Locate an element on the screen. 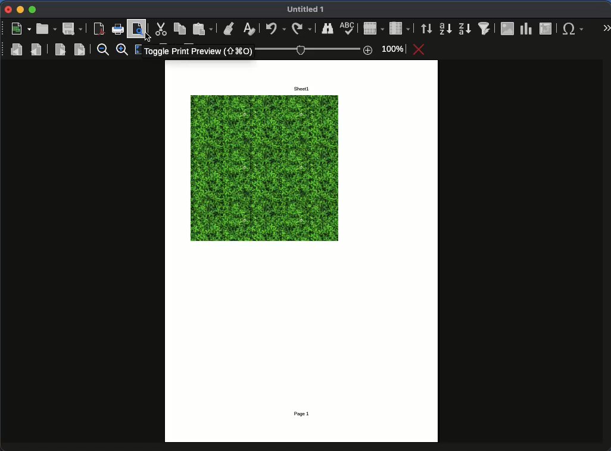  print preview is located at coordinates (139, 28).